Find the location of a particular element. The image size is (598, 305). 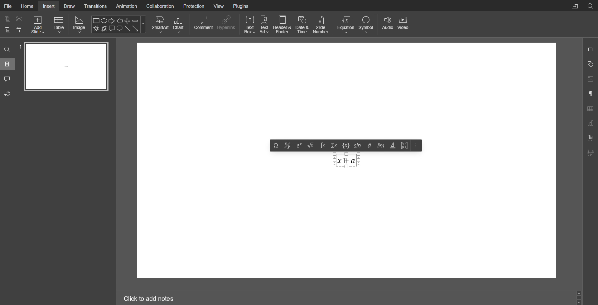

Shapes Settings is located at coordinates (590, 65).